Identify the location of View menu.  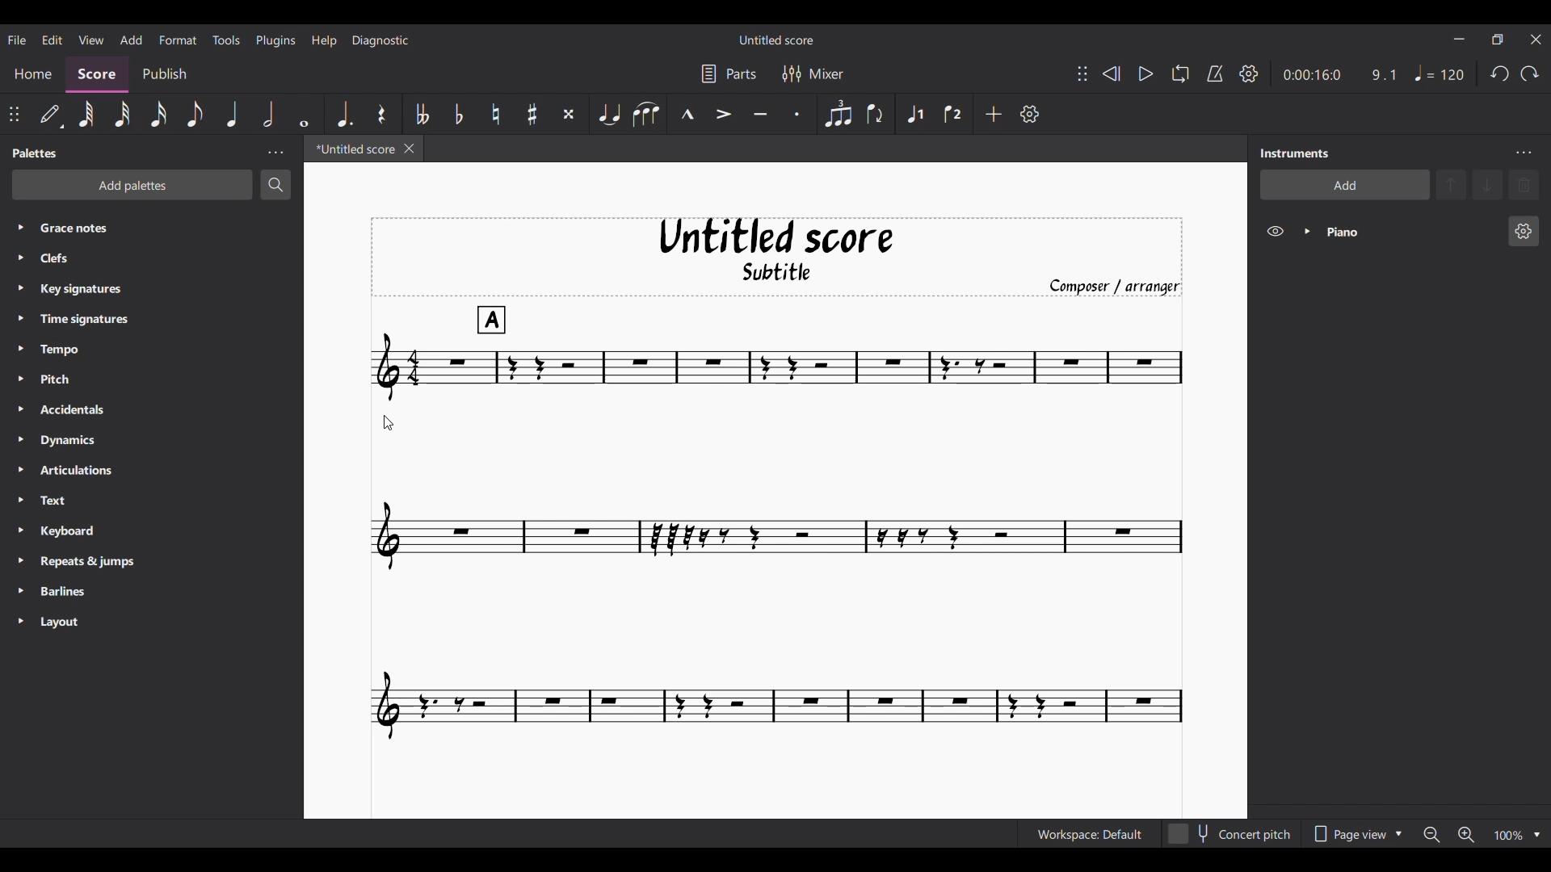
(90, 39).